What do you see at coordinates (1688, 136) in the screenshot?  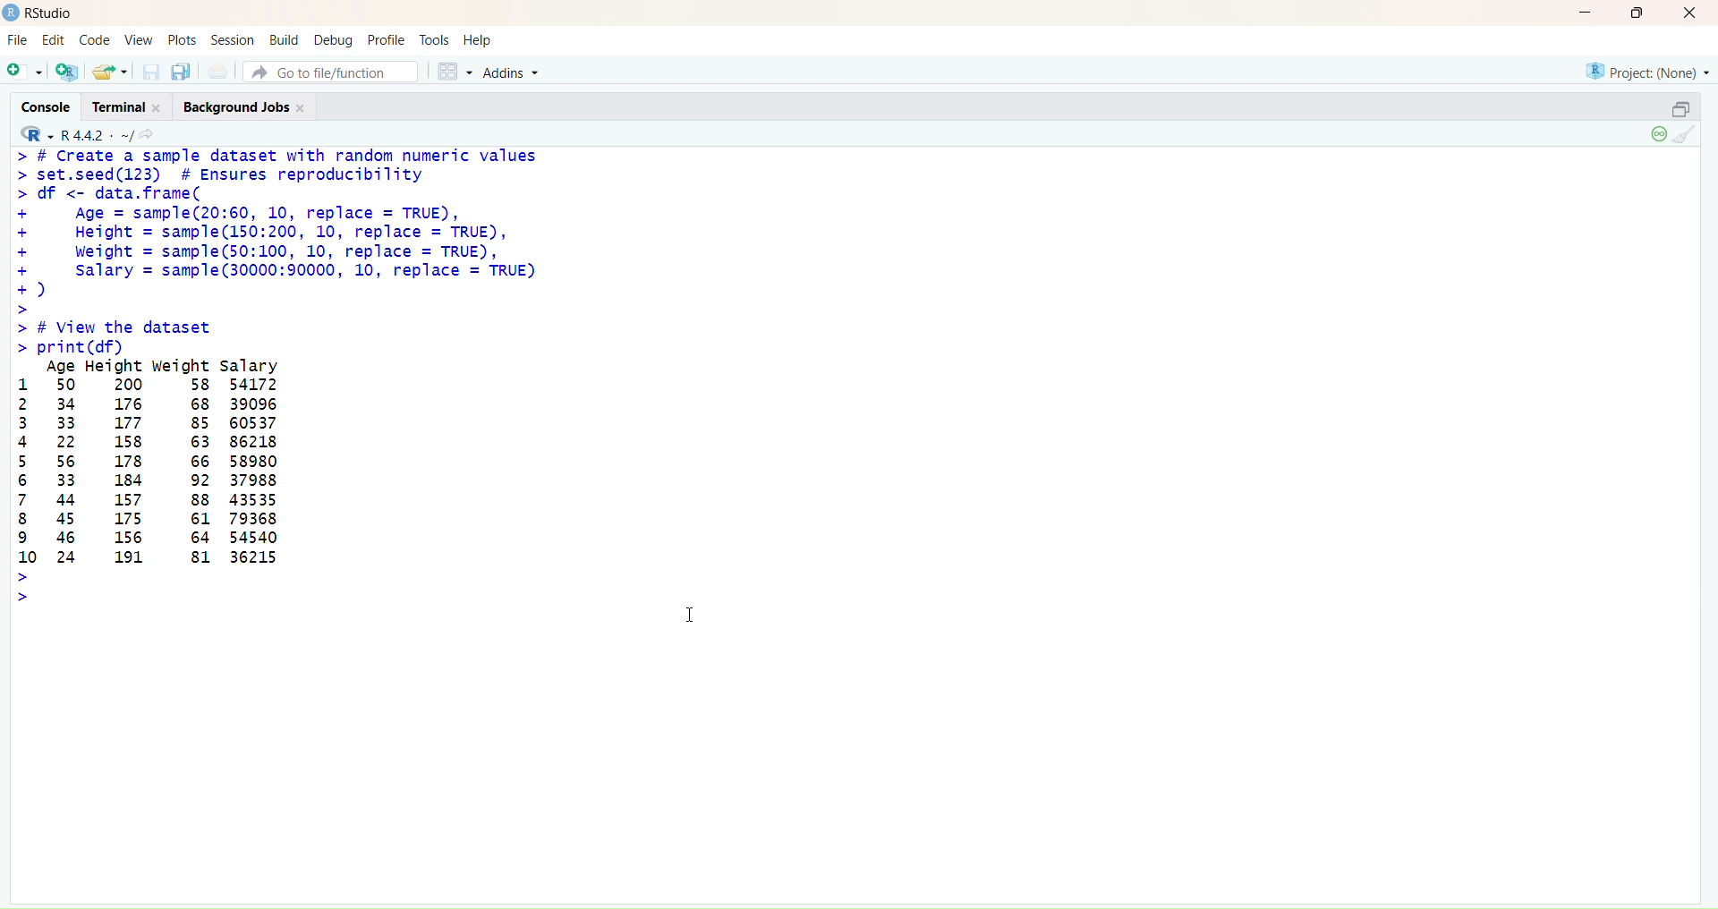 I see `Clear Console (Ctrl + L)` at bounding box center [1688, 136].